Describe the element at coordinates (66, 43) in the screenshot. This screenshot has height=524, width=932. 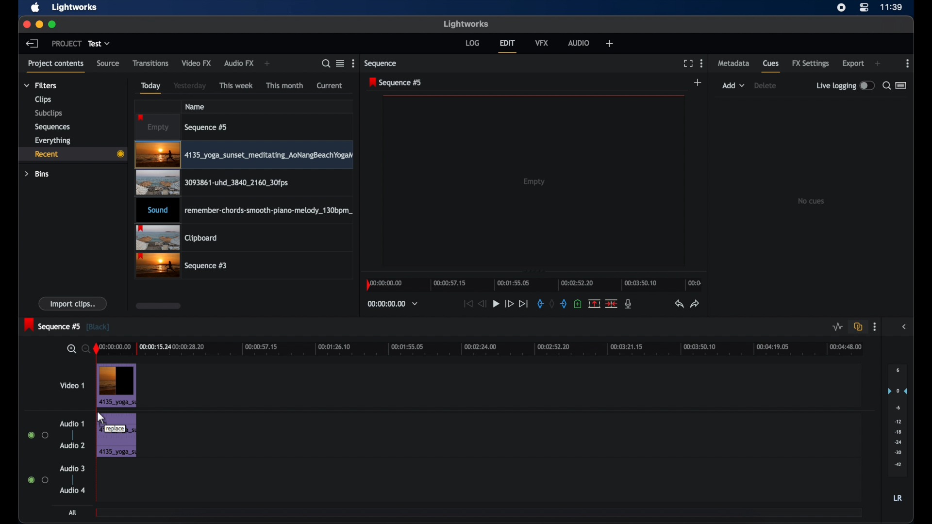
I see `project` at that location.